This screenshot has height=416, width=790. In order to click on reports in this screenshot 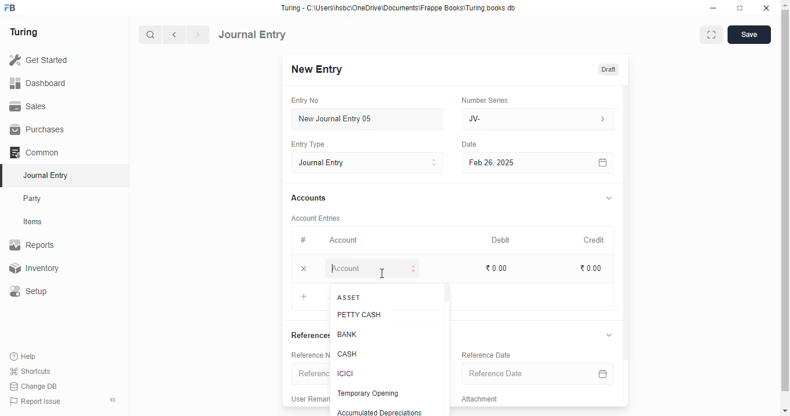, I will do `click(32, 245)`.